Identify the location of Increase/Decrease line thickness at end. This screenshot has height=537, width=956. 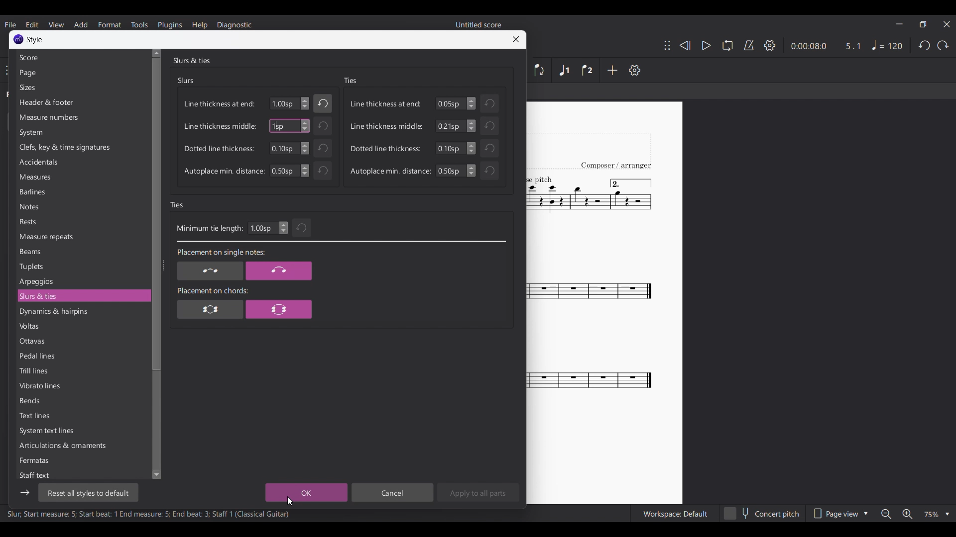
(305, 103).